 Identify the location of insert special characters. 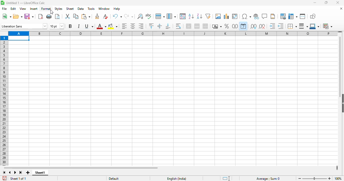
(247, 16).